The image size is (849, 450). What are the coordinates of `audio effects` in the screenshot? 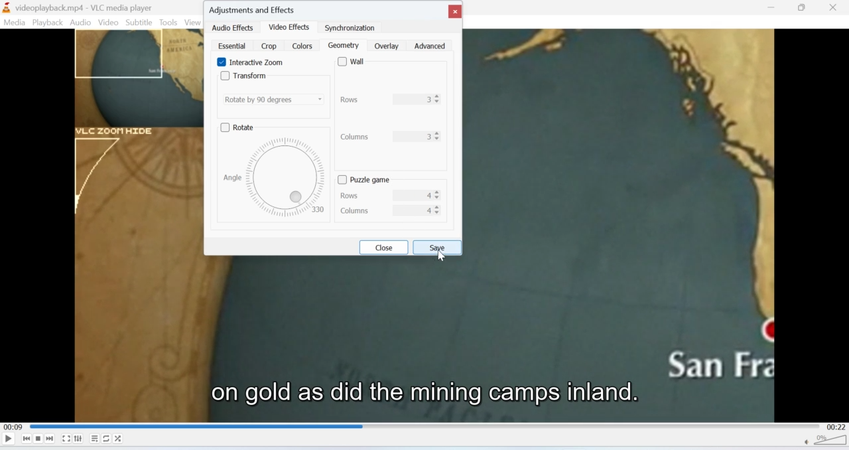 It's located at (233, 29).